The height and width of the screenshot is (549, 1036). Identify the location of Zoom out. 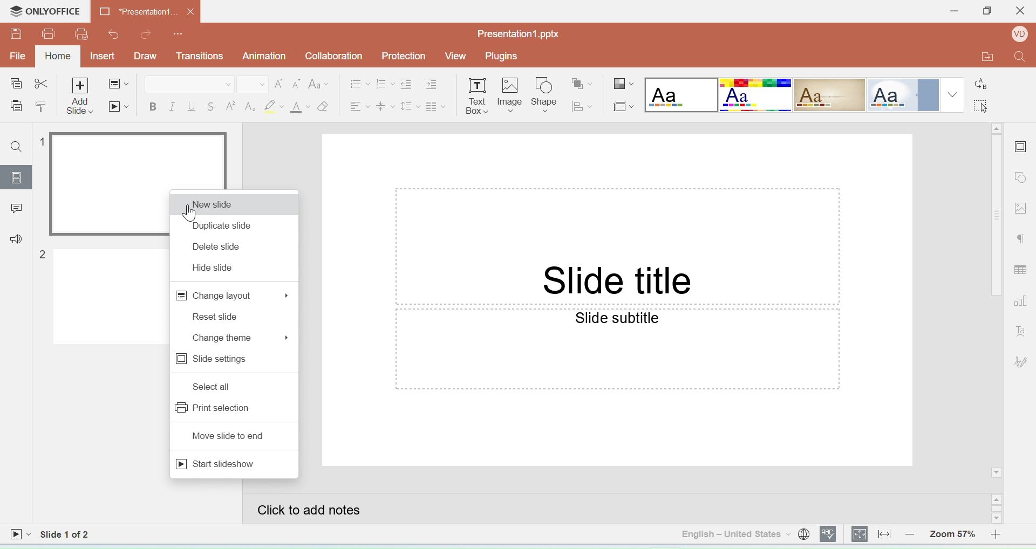
(912, 533).